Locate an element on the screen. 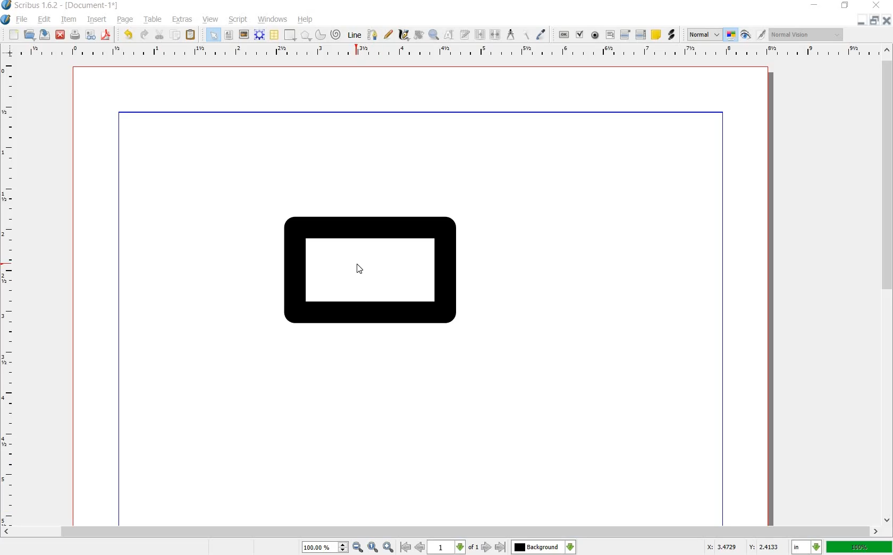 Image resolution: width=893 pixels, height=555 pixels. save as pdf is located at coordinates (106, 36).